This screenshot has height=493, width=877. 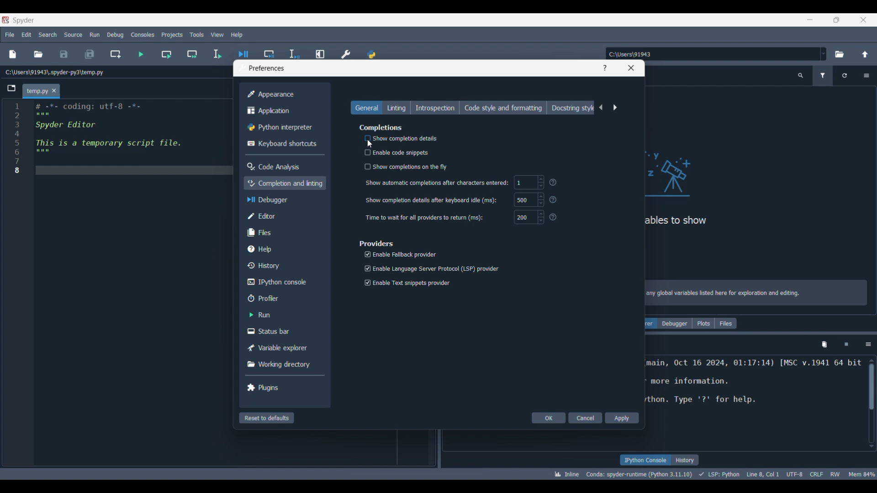 What do you see at coordinates (282, 127) in the screenshot?
I see `Python interpreter` at bounding box center [282, 127].